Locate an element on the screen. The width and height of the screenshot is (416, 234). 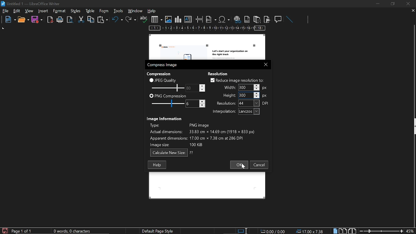
single page view is located at coordinates (336, 231).